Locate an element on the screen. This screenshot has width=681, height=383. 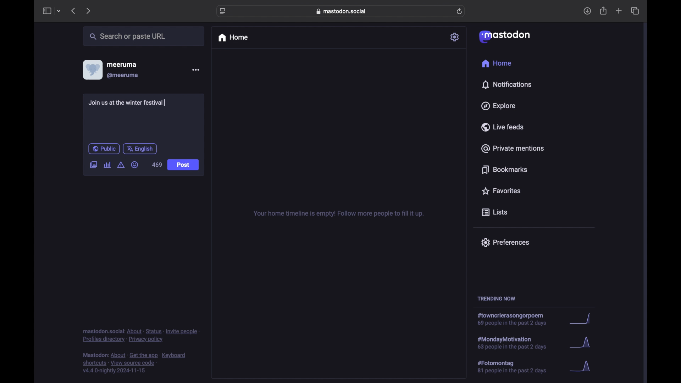
Join us at the winter festival is located at coordinates (128, 104).